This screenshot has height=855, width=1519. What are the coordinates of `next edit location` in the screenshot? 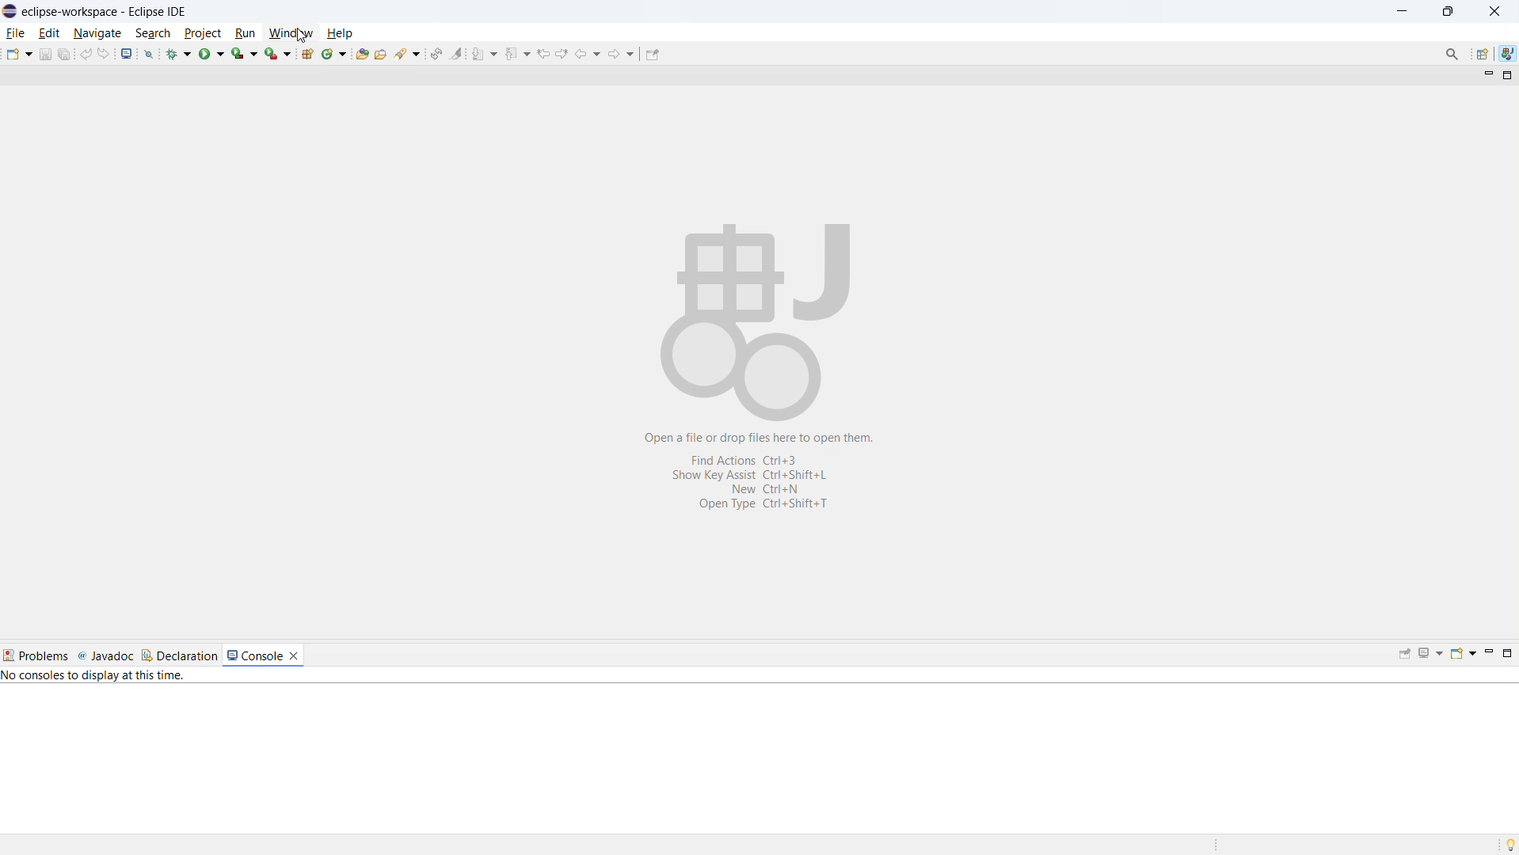 It's located at (562, 53).